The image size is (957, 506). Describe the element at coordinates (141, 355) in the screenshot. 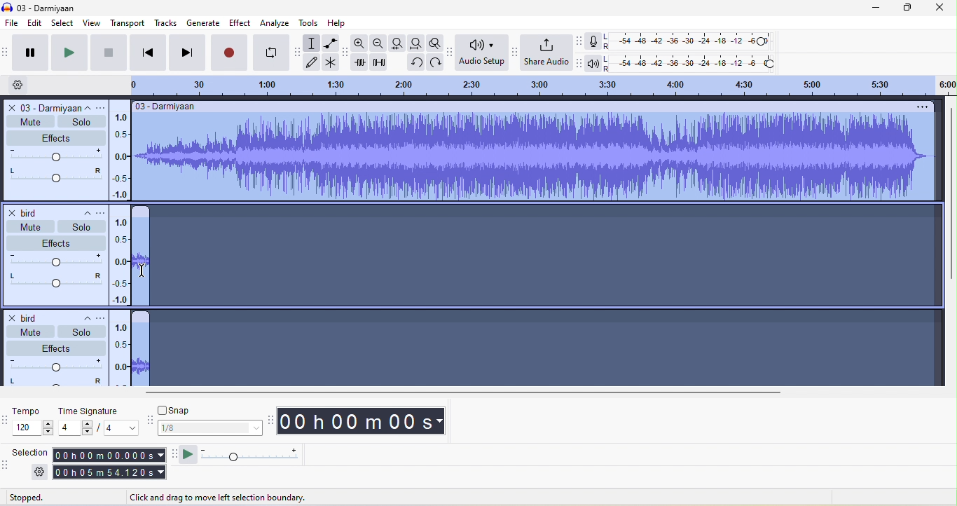

I see `record audio` at that location.